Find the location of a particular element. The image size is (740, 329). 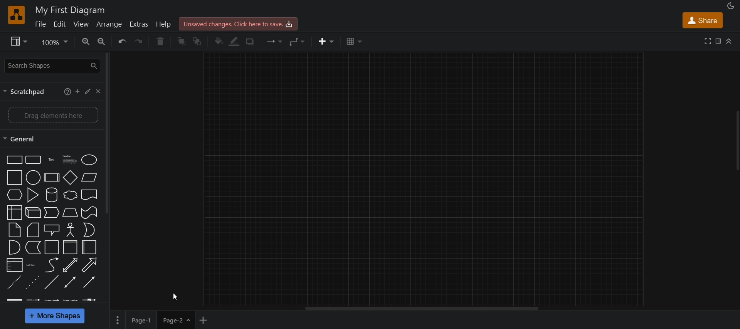

general is located at coordinates (21, 140).